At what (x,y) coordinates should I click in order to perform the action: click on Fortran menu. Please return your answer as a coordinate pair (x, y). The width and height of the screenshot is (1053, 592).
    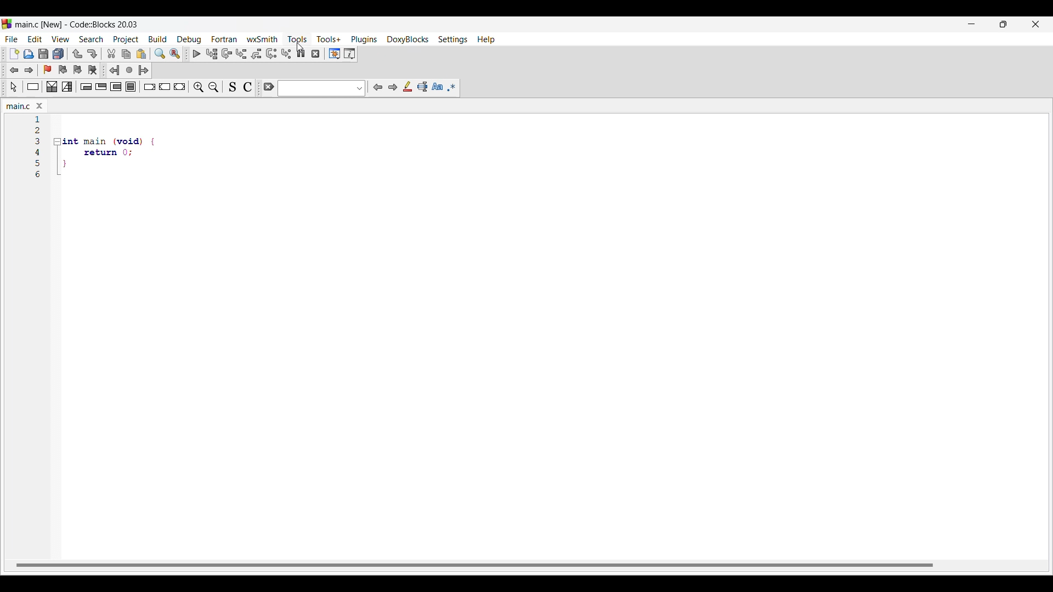
    Looking at the image, I should click on (224, 39).